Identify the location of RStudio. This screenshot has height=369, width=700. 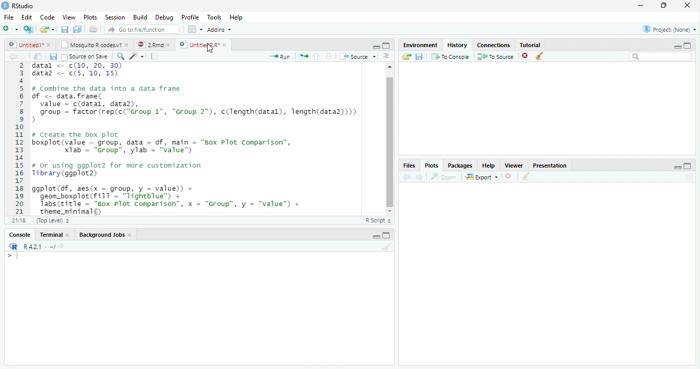
(18, 6).